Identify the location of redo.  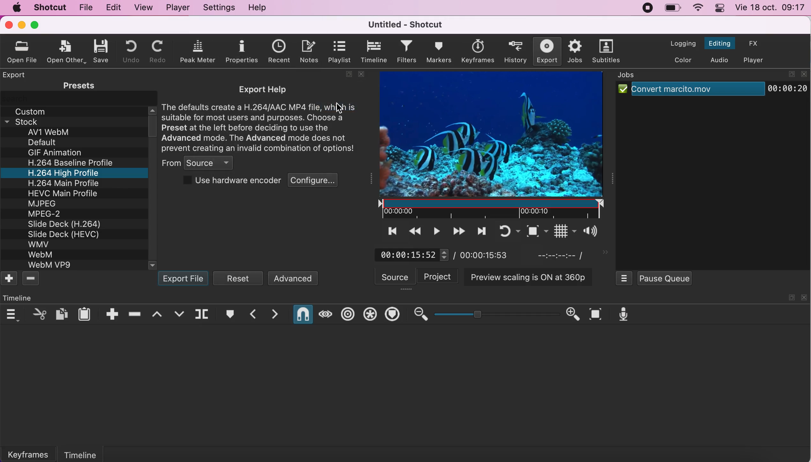
(158, 51).